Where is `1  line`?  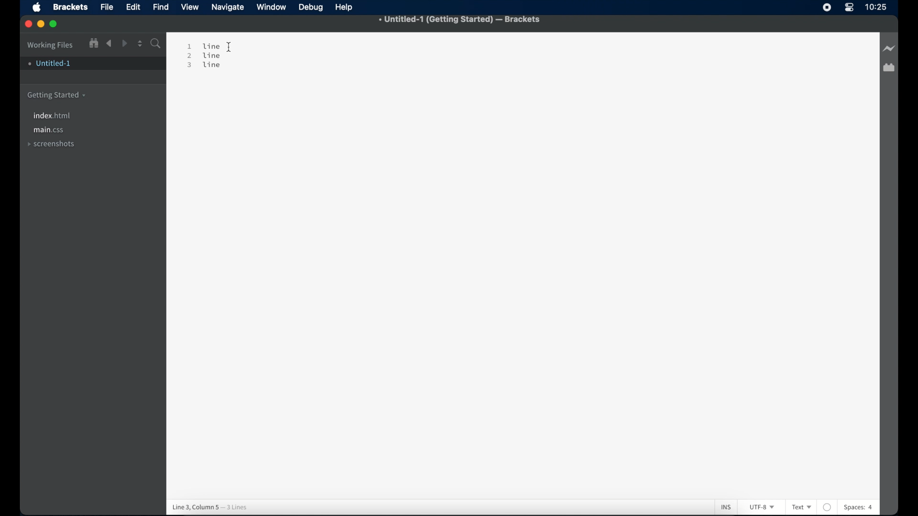
1  line is located at coordinates (205, 45).